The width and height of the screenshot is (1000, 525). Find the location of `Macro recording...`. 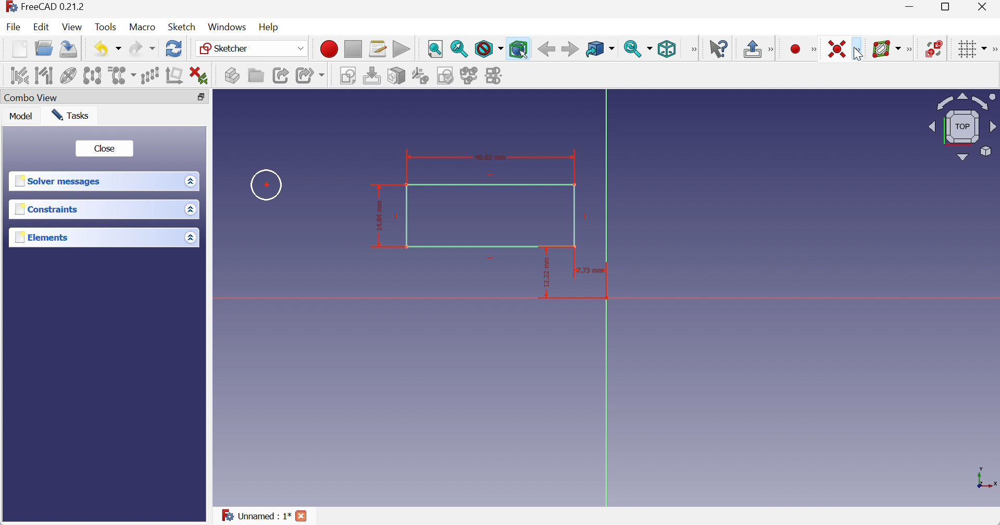

Macro recording... is located at coordinates (329, 49).